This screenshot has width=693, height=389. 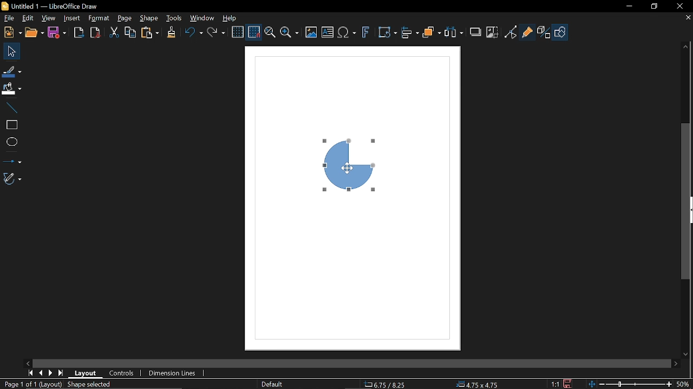 I want to click on Move down, so click(x=687, y=353).